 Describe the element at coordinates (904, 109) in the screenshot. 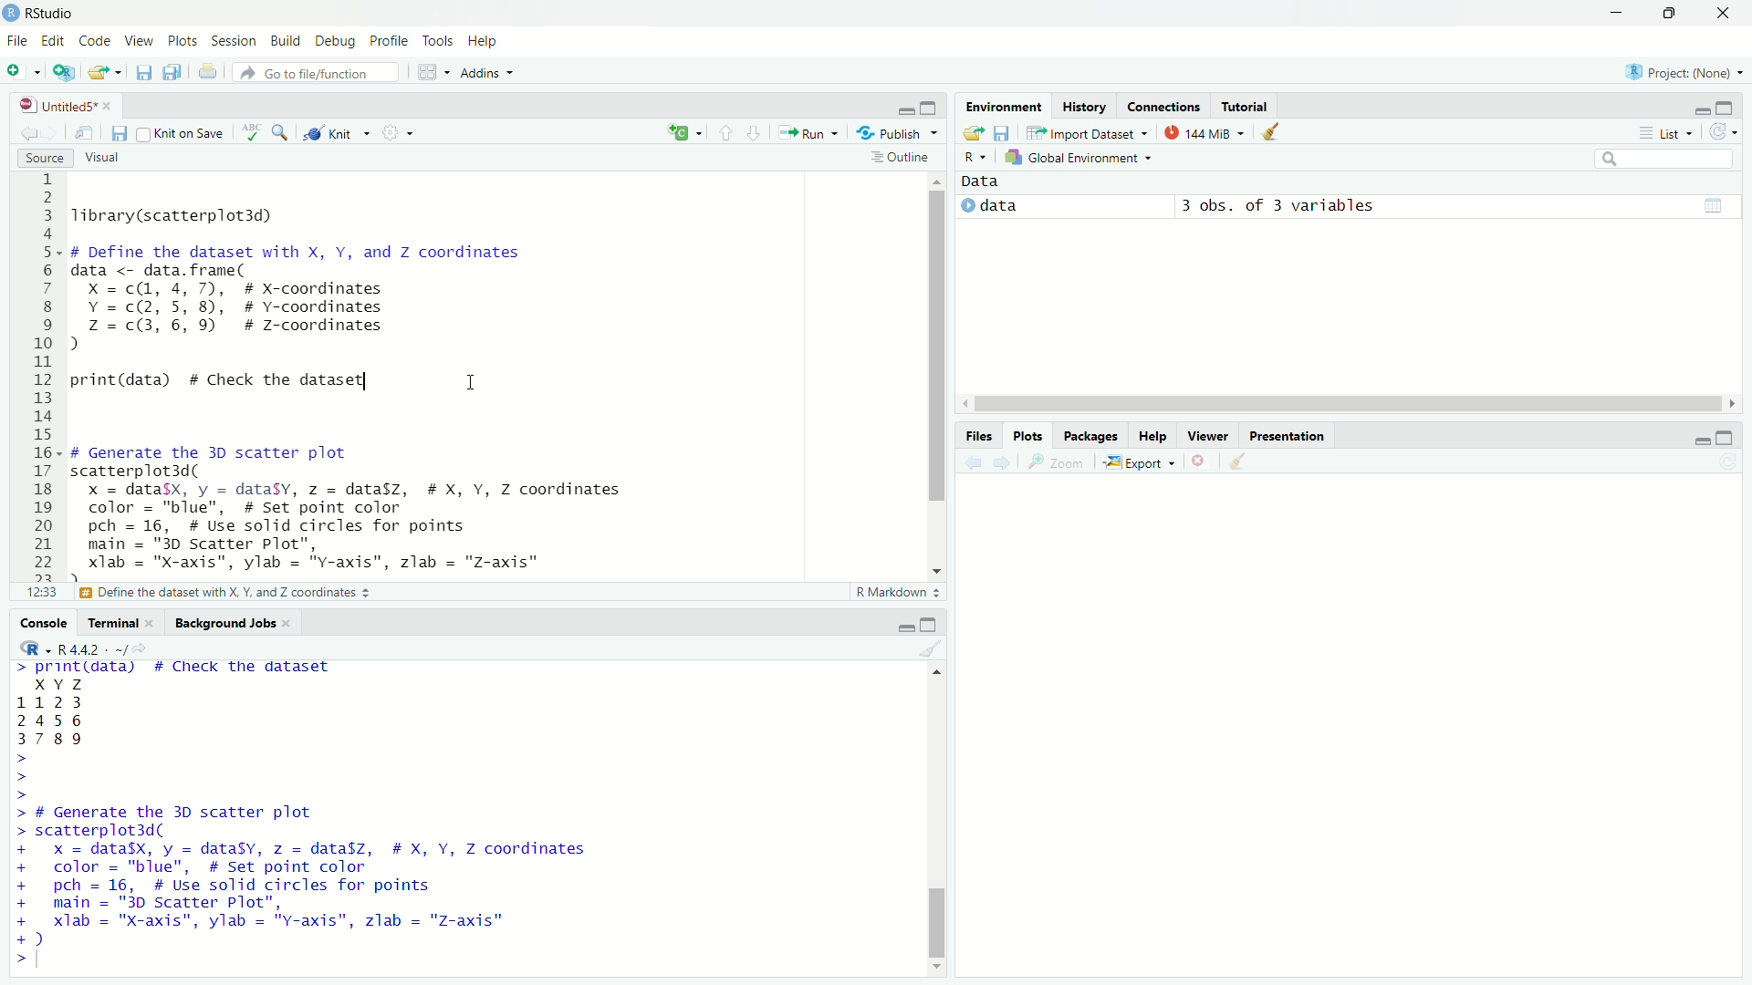

I see `minimize` at that location.